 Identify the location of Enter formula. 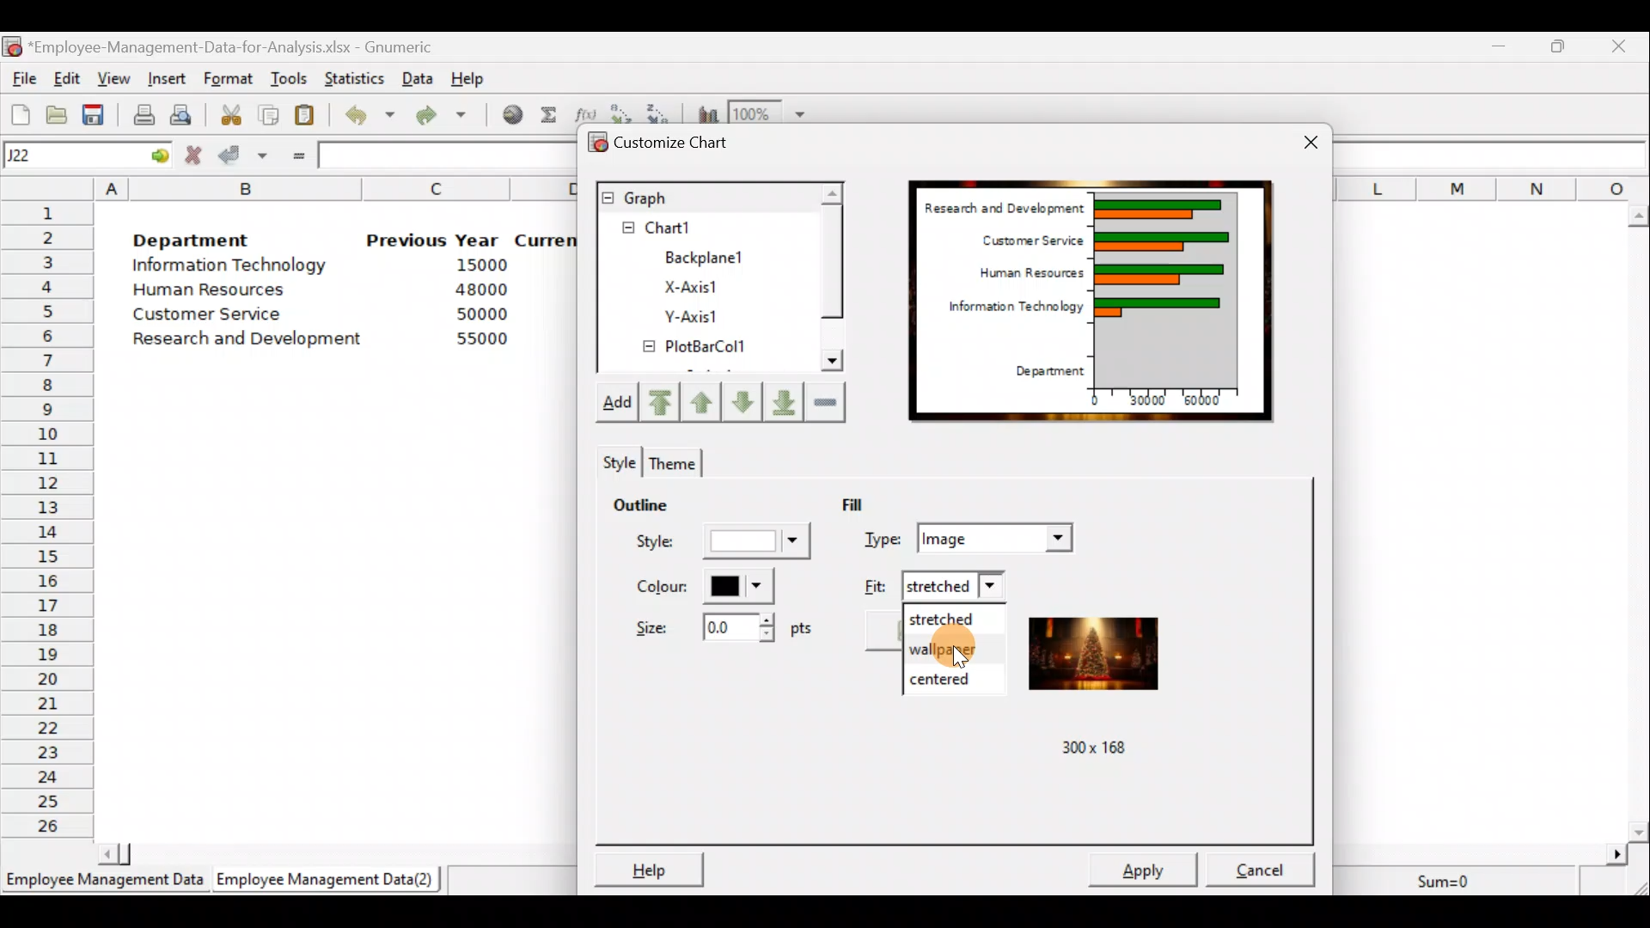
(296, 156).